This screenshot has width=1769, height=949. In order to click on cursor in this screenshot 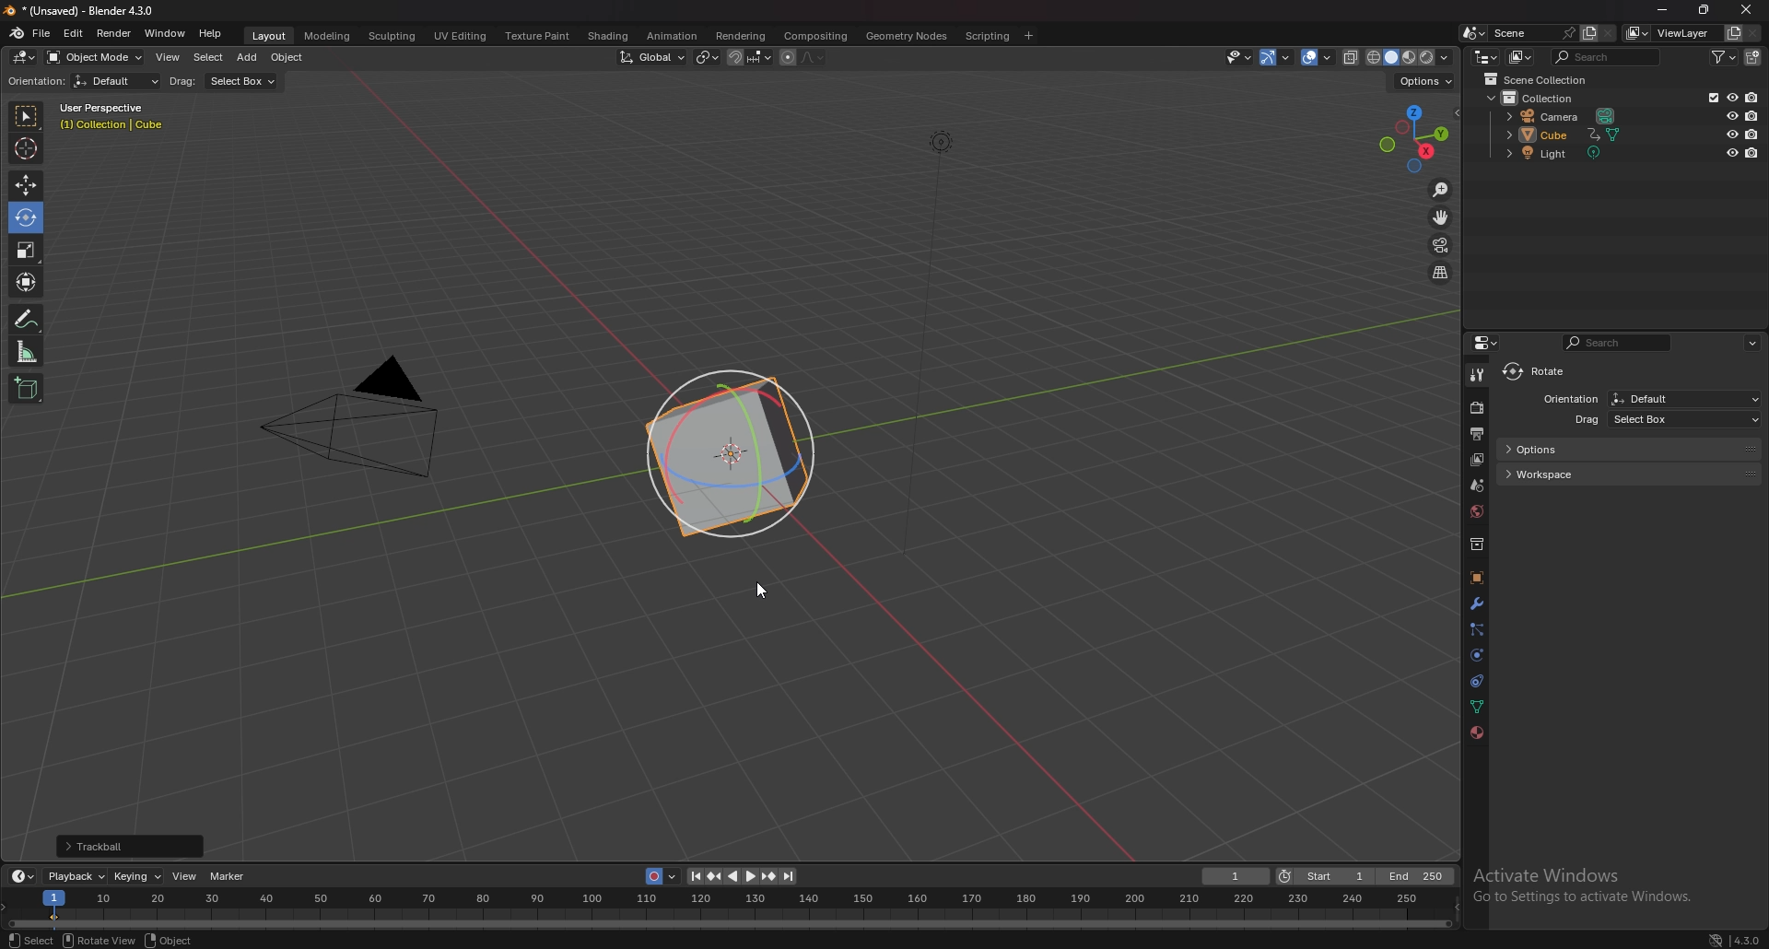, I will do `click(765, 597)`.